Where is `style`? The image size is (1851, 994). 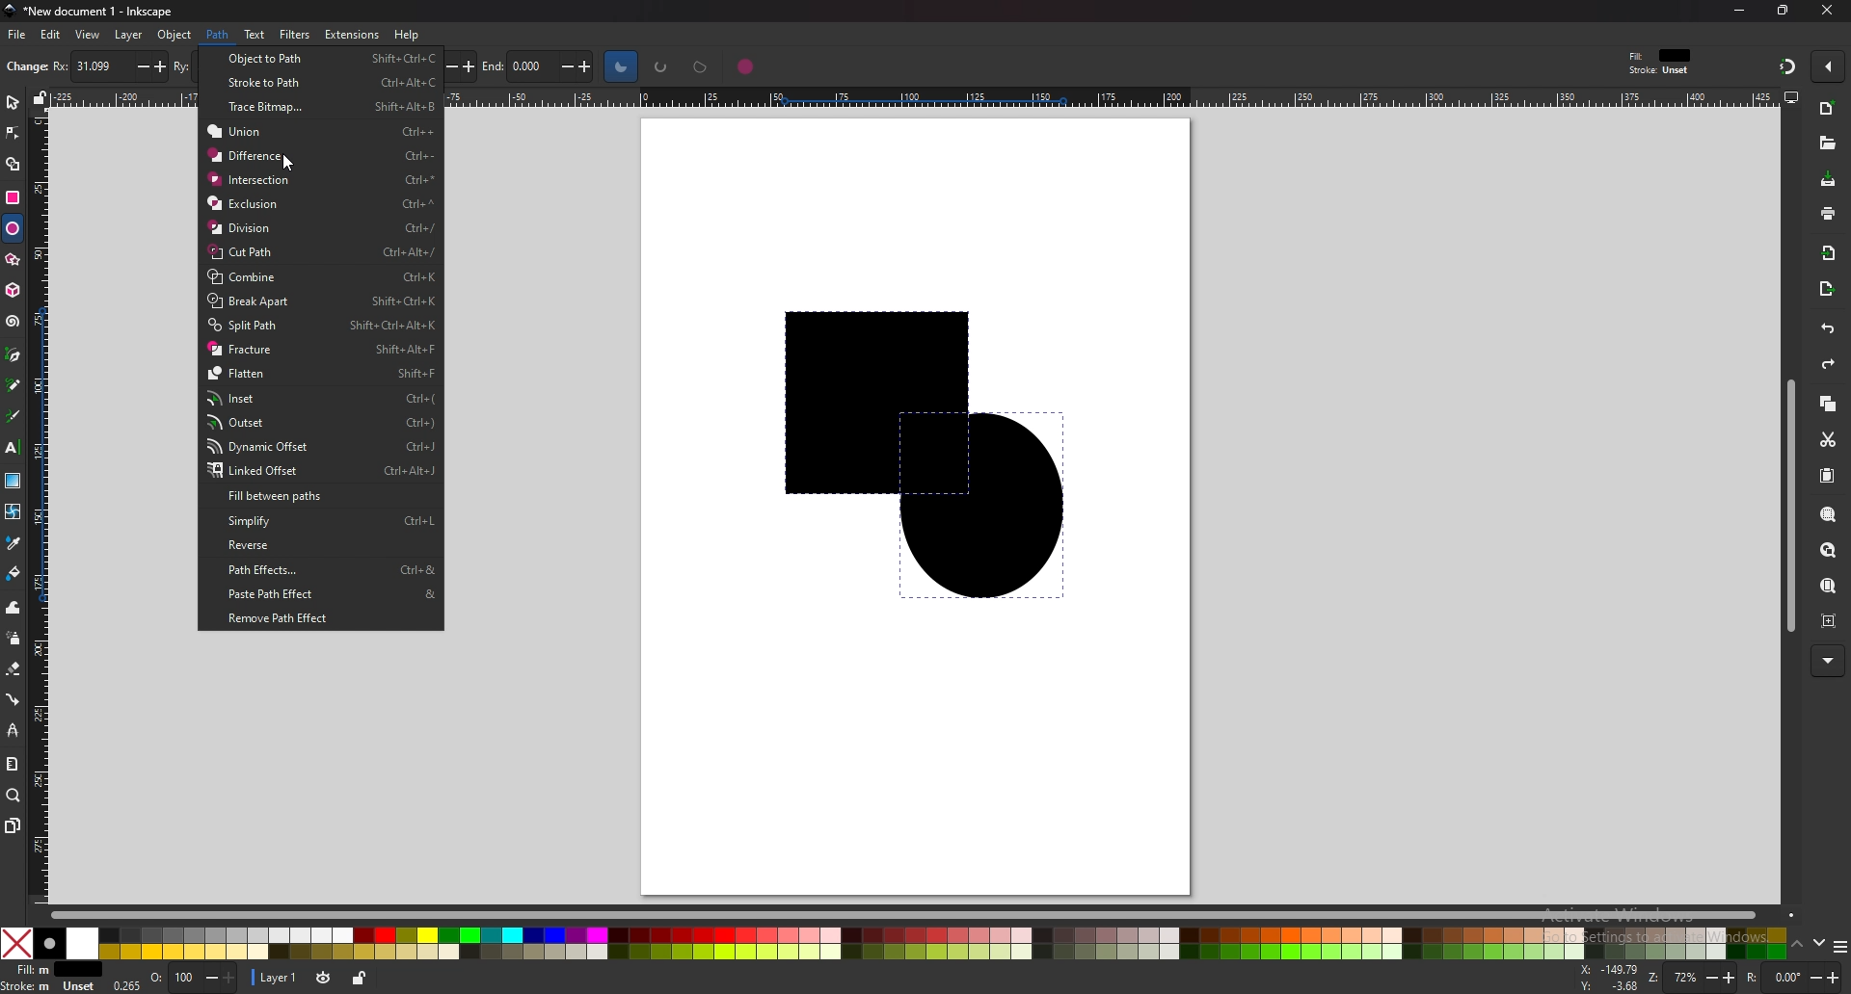
style is located at coordinates (1664, 62).